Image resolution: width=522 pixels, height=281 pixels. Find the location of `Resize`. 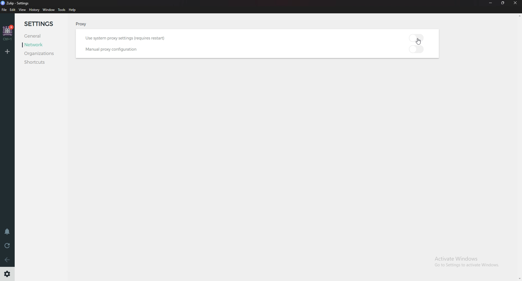

Resize is located at coordinates (502, 3).